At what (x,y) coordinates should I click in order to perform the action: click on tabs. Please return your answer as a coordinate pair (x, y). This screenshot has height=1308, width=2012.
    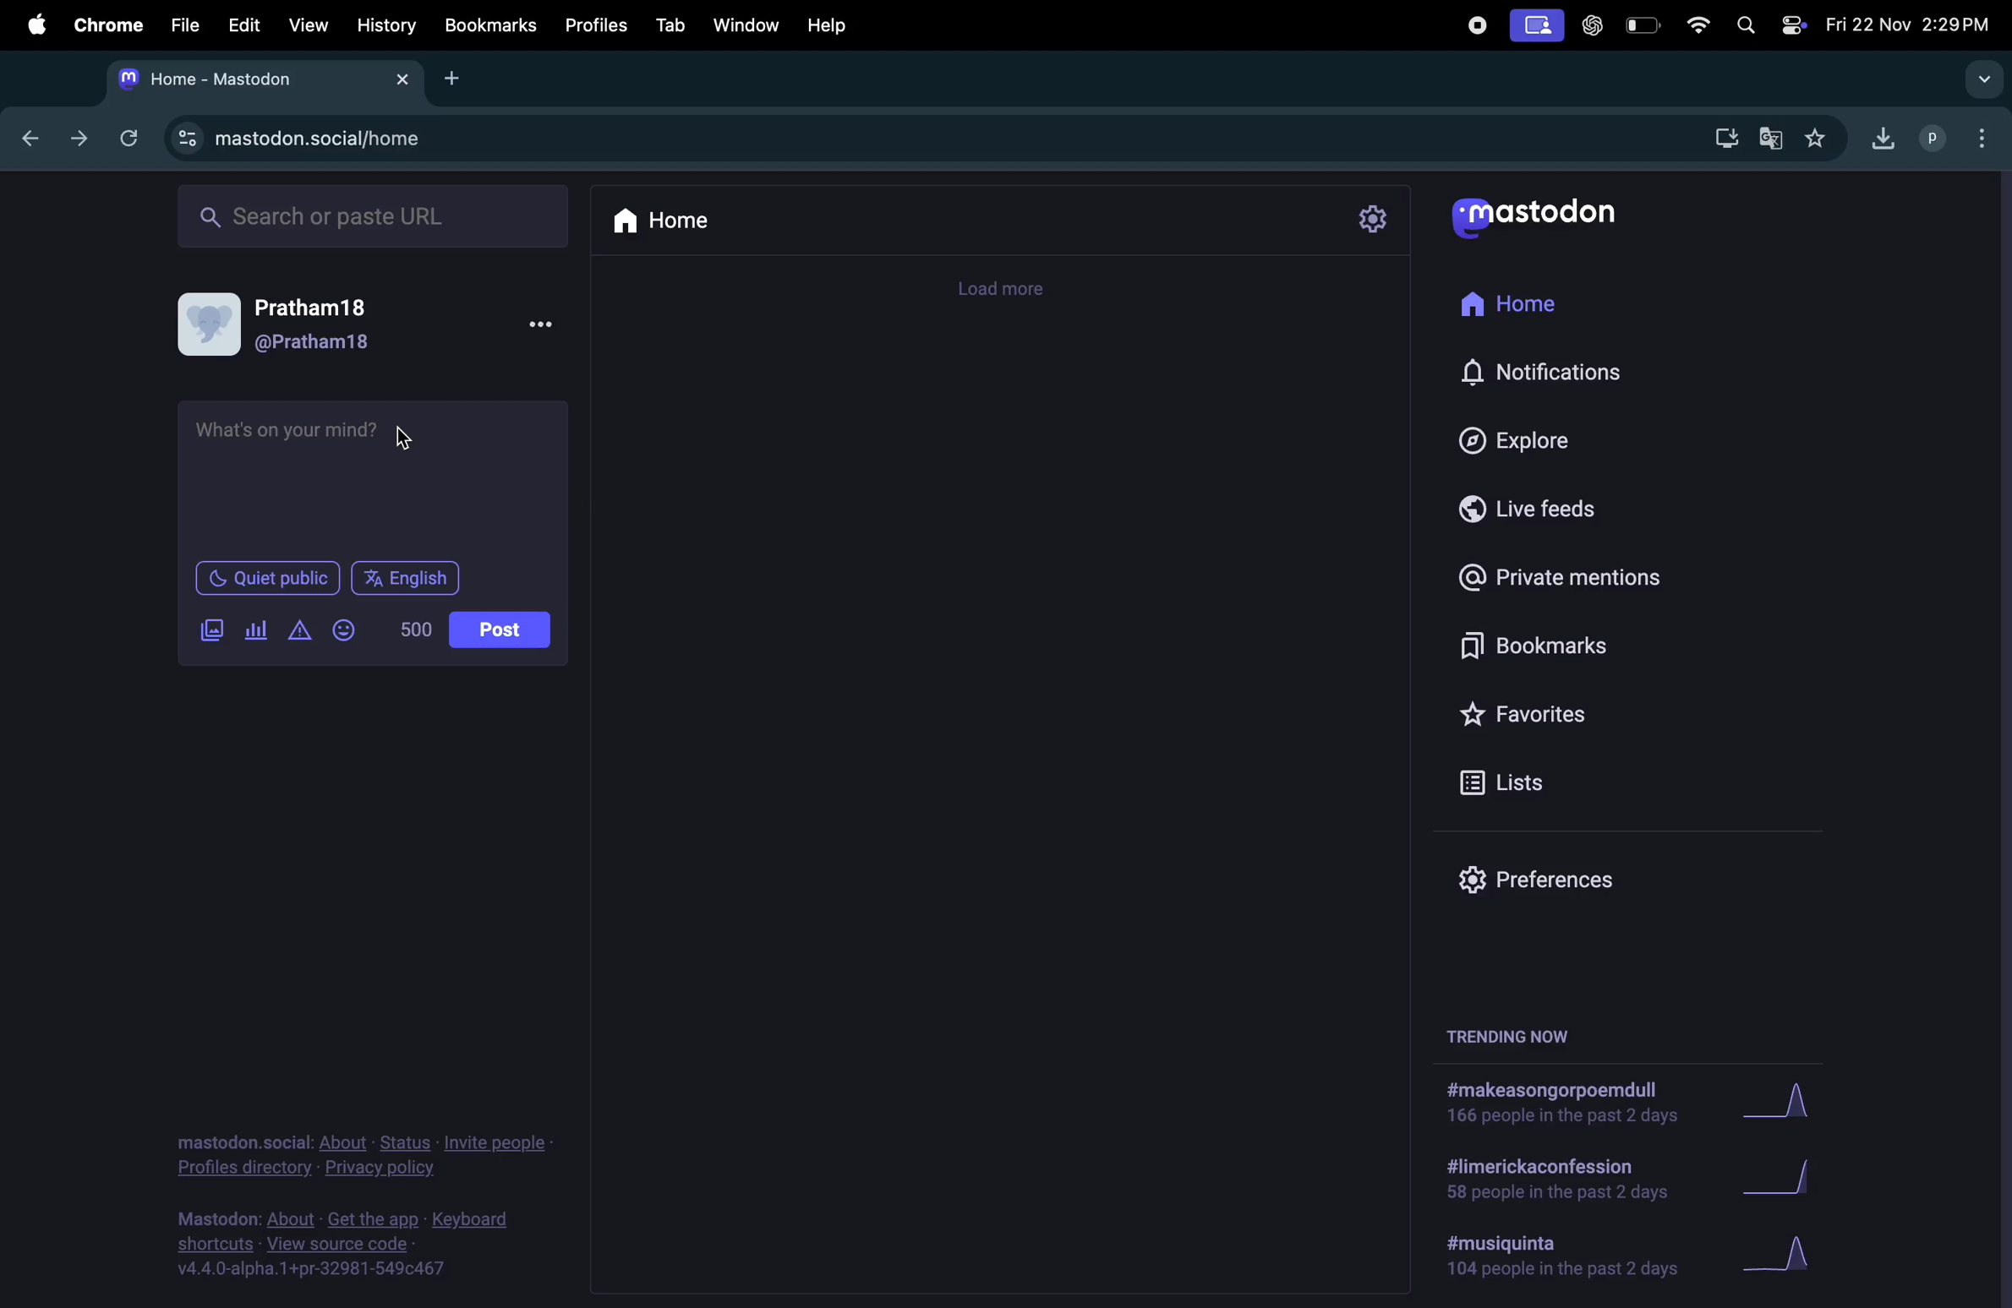
    Looking at the image, I should click on (241, 79).